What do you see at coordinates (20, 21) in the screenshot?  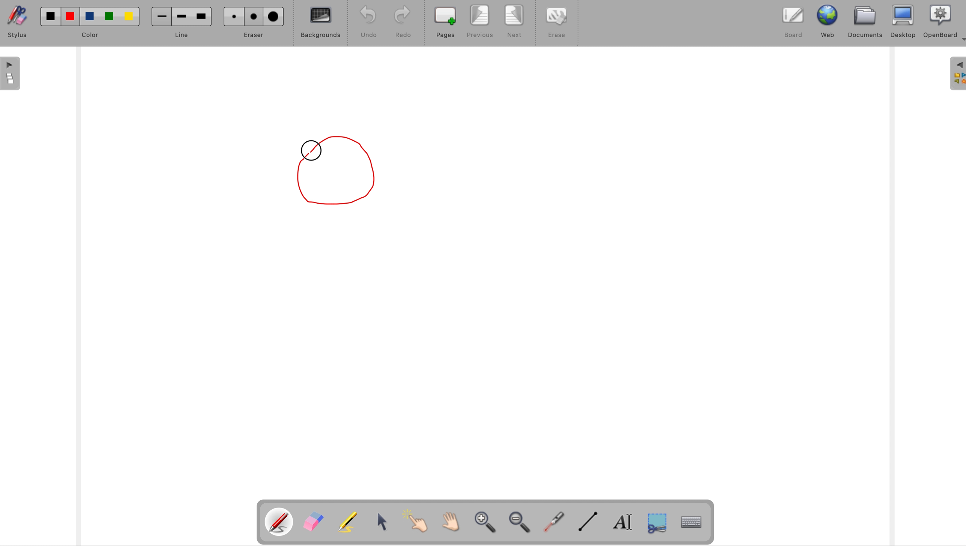 I see `stylus` at bounding box center [20, 21].